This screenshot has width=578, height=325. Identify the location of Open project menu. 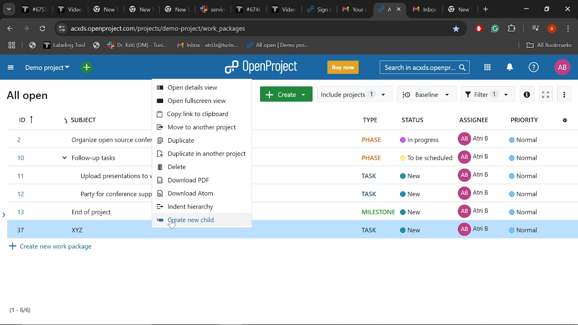
(261, 67).